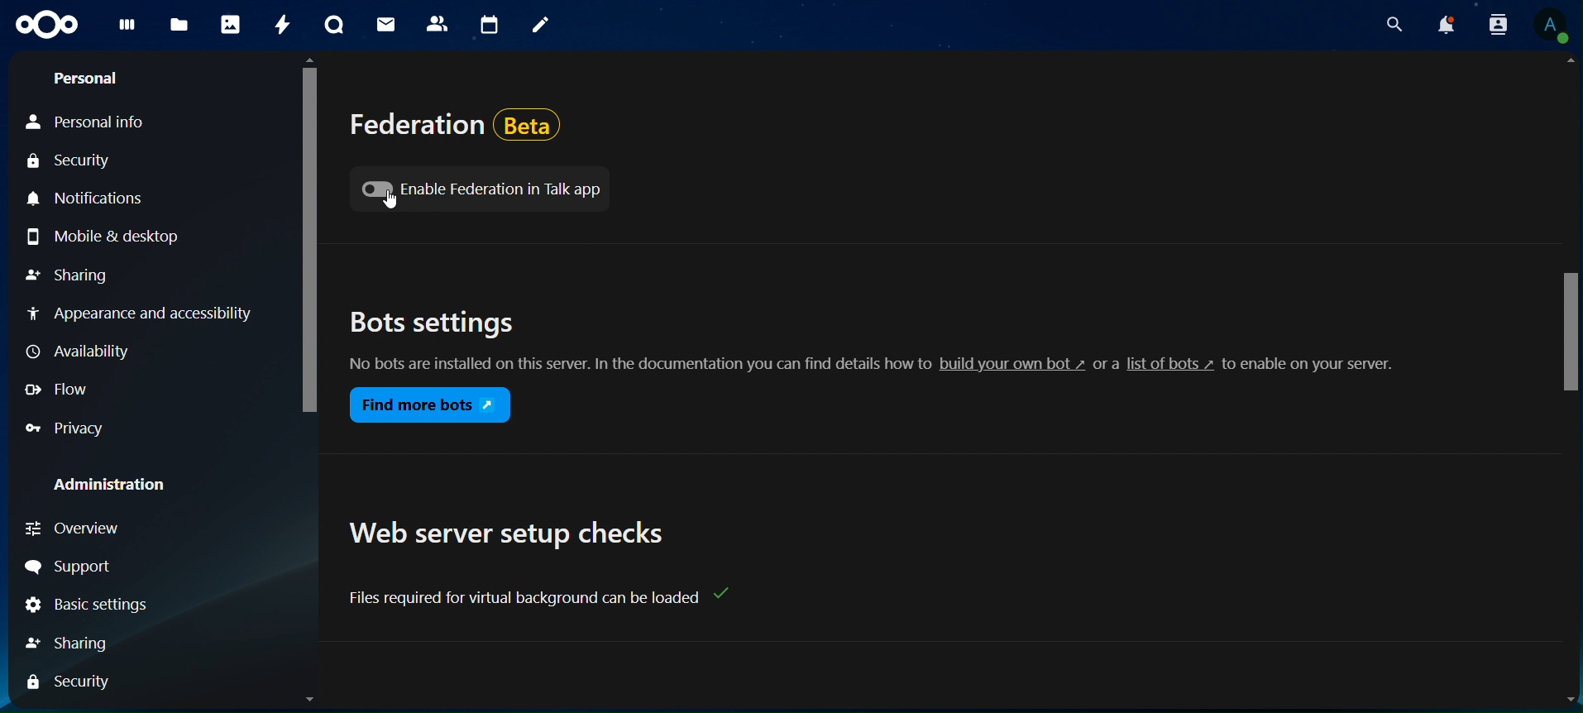 The image size is (1583, 713). Describe the element at coordinates (282, 24) in the screenshot. I see `activity` at that location.